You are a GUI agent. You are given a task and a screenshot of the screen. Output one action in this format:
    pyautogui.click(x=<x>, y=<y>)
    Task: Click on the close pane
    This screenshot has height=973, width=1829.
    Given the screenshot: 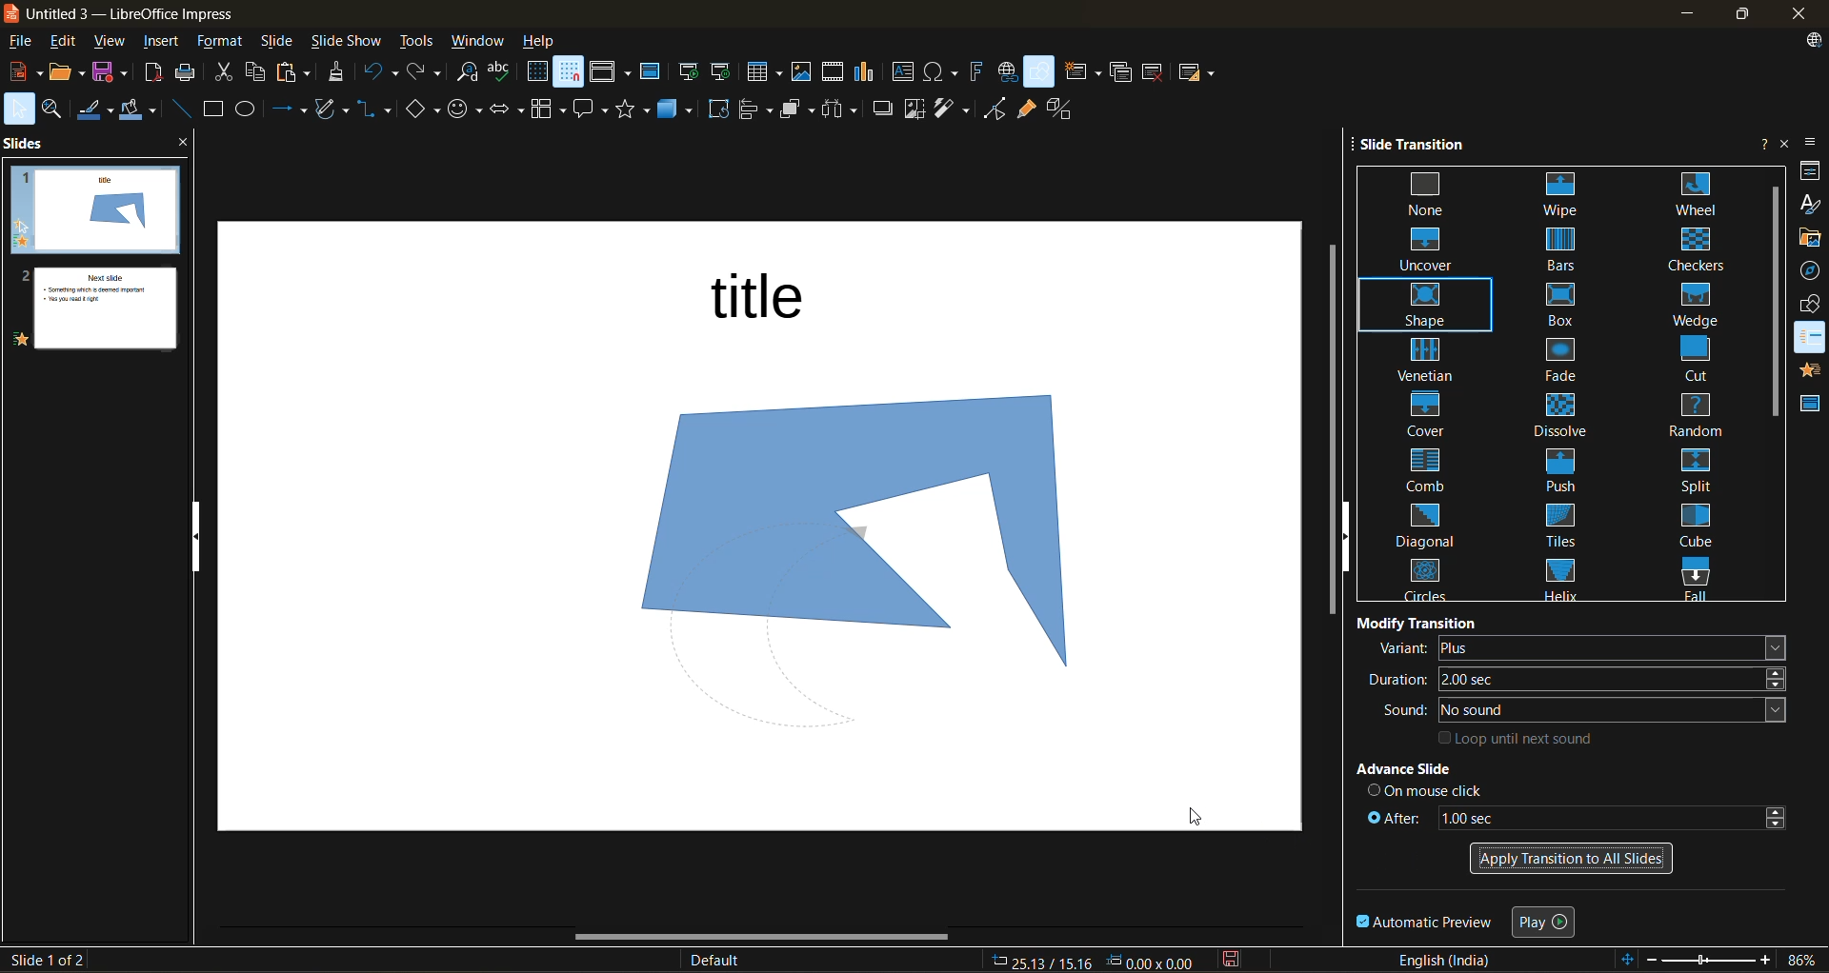 What is the action you would take?
    pyautogui.click(x=186, y=146)
    